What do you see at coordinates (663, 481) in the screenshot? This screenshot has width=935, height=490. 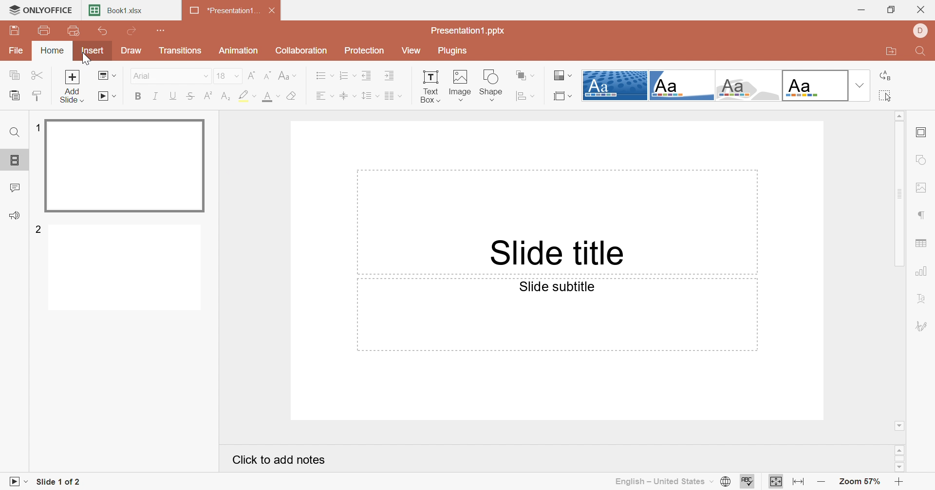 I see `English - United States` at bounding box center [663, 481].